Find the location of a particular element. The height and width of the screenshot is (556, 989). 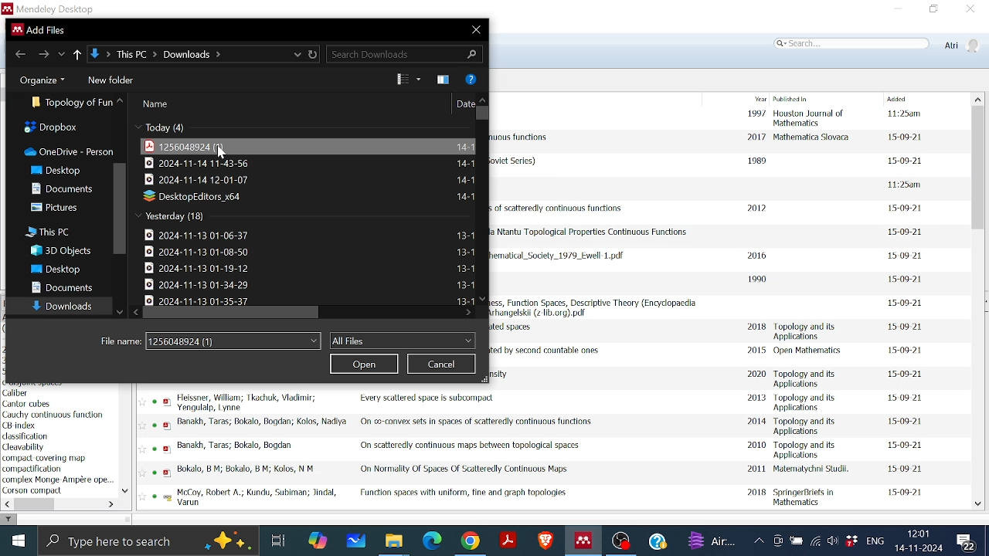

Desktop is located at coordinates (66, 268).